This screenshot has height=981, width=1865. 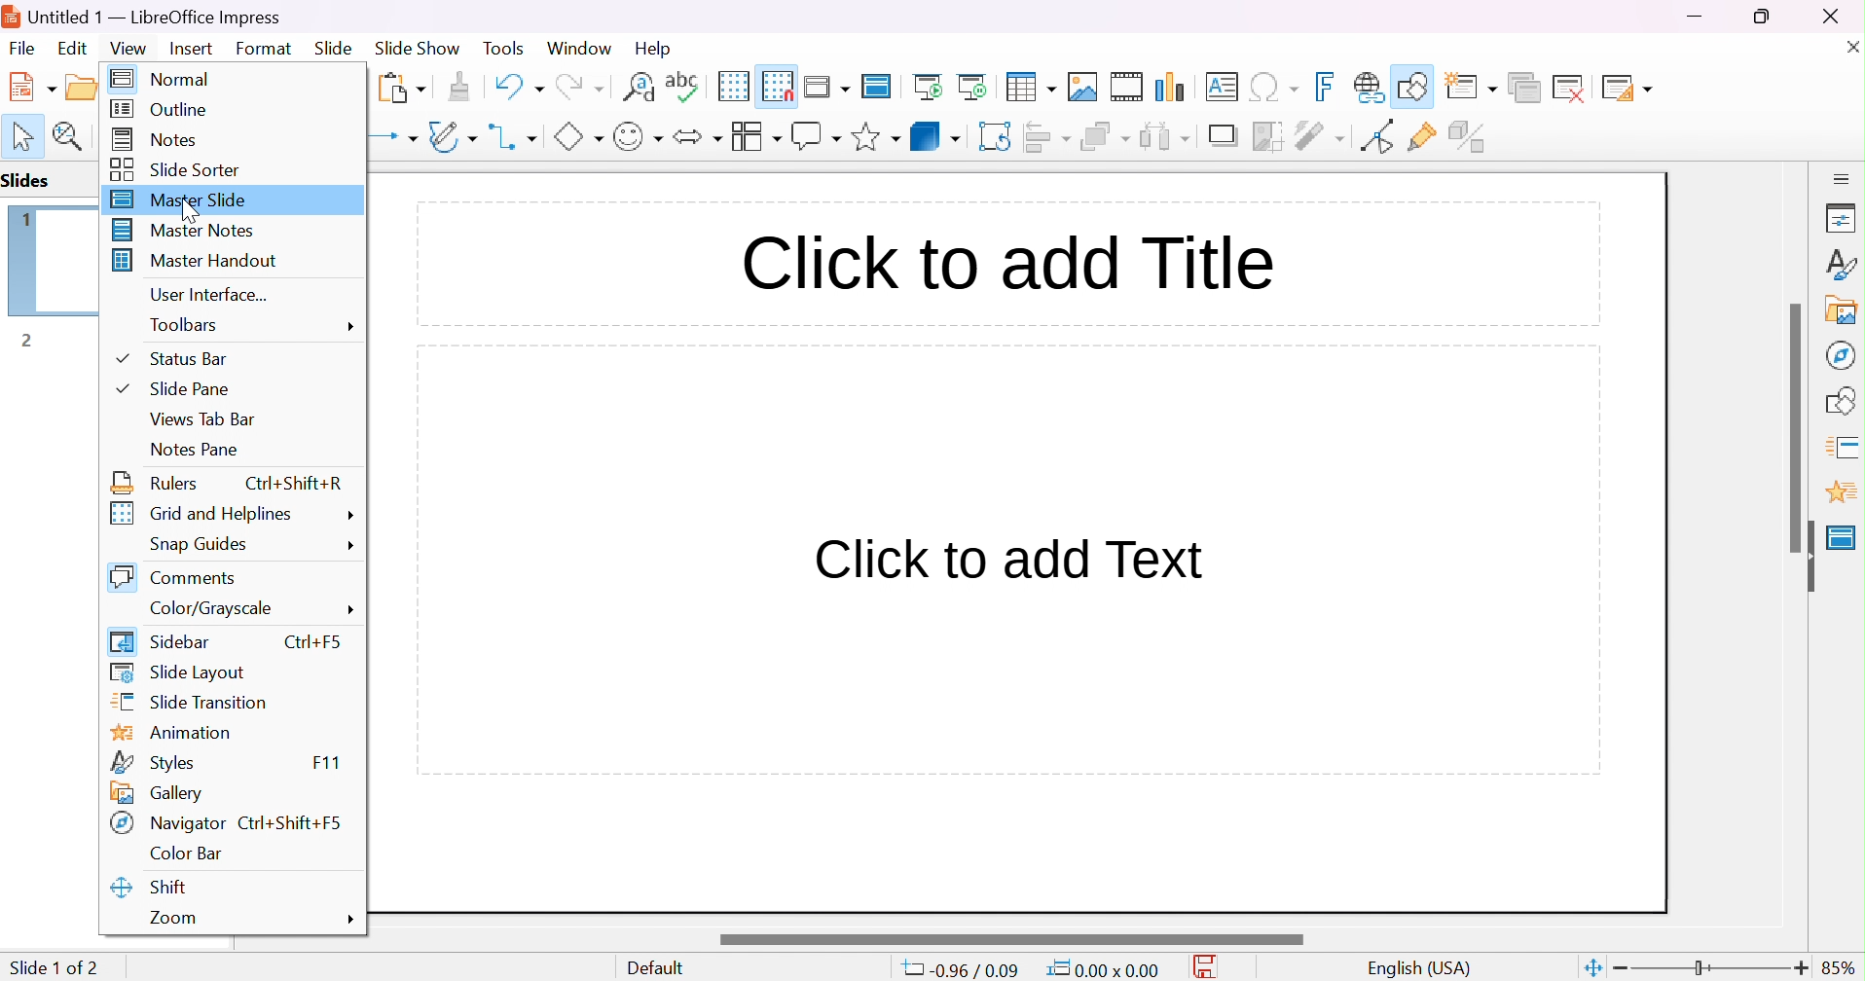 I want to click on normal, so click(x=164, y=80).